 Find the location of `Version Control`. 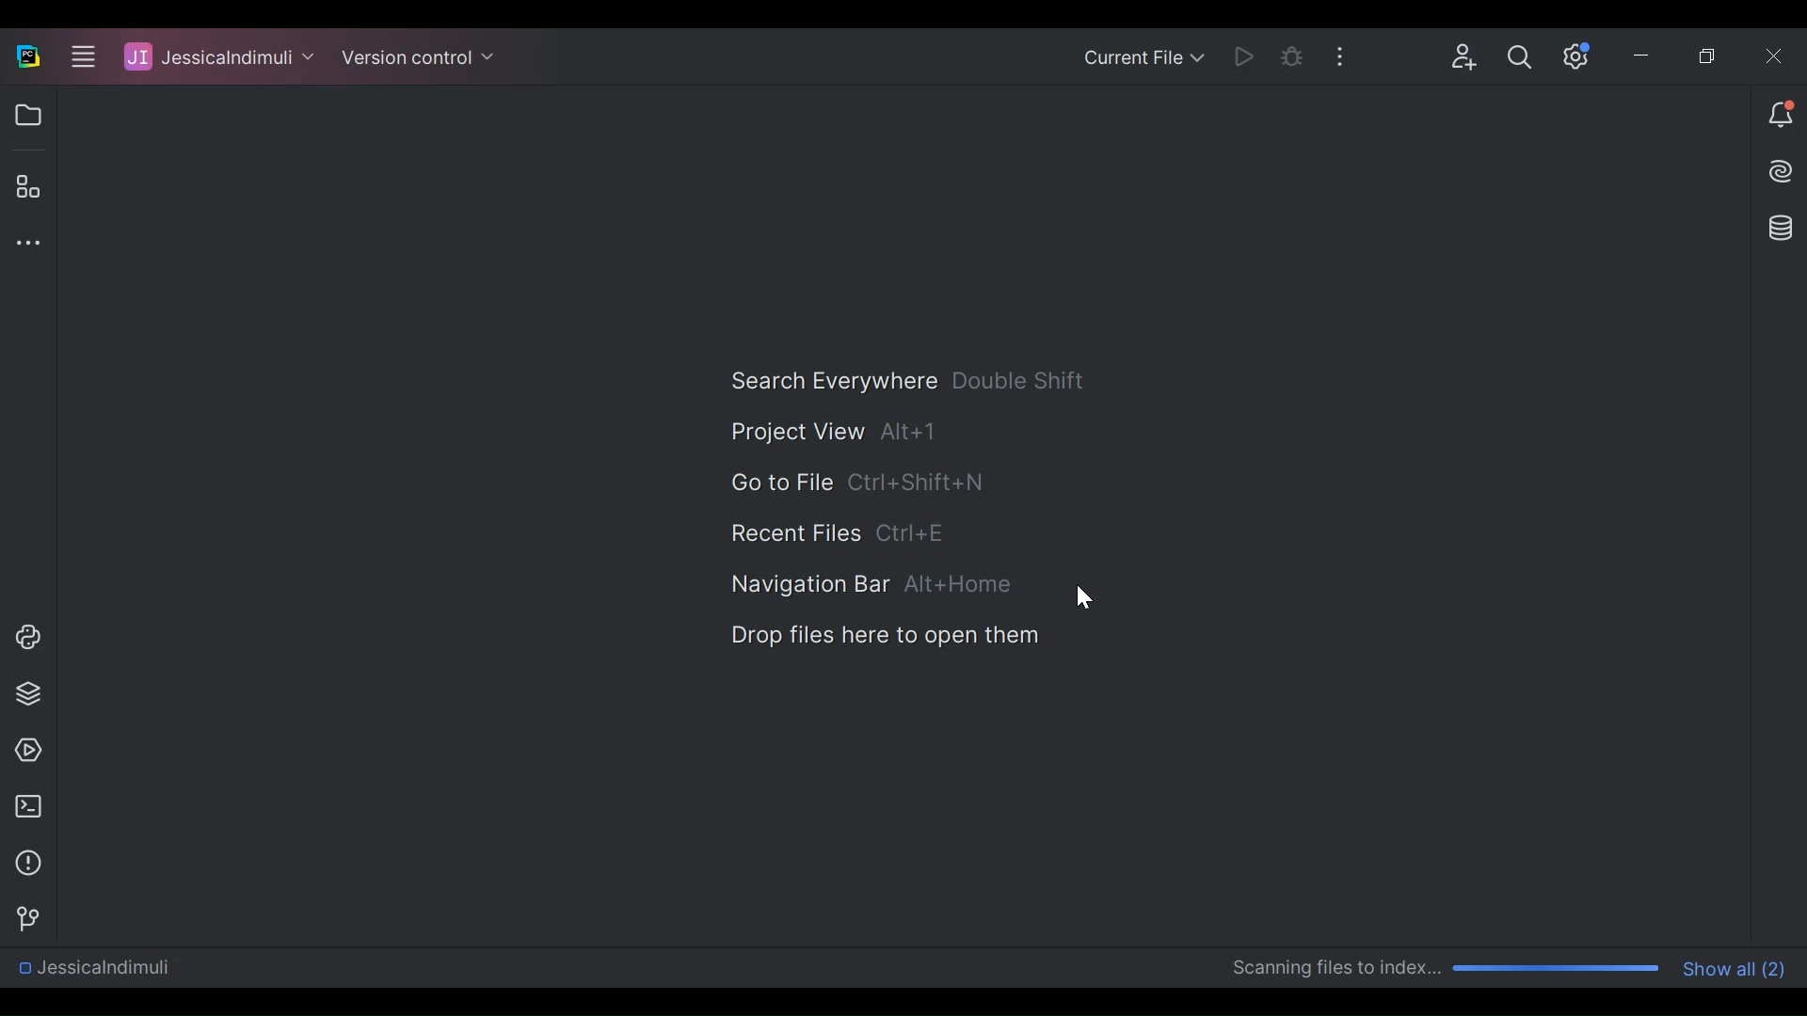

Version Control is located at coordinates (422, 57).